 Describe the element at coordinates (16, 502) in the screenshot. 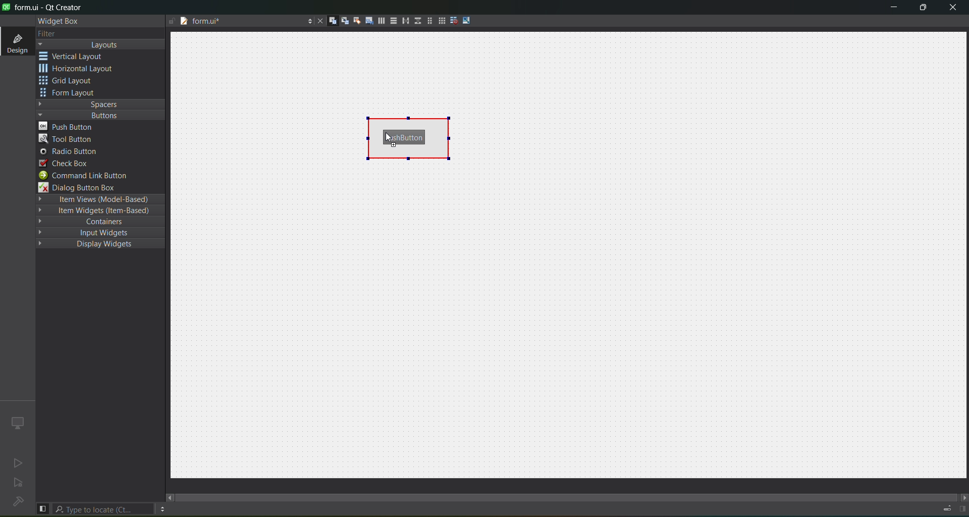

I see `no project loading` at that location.